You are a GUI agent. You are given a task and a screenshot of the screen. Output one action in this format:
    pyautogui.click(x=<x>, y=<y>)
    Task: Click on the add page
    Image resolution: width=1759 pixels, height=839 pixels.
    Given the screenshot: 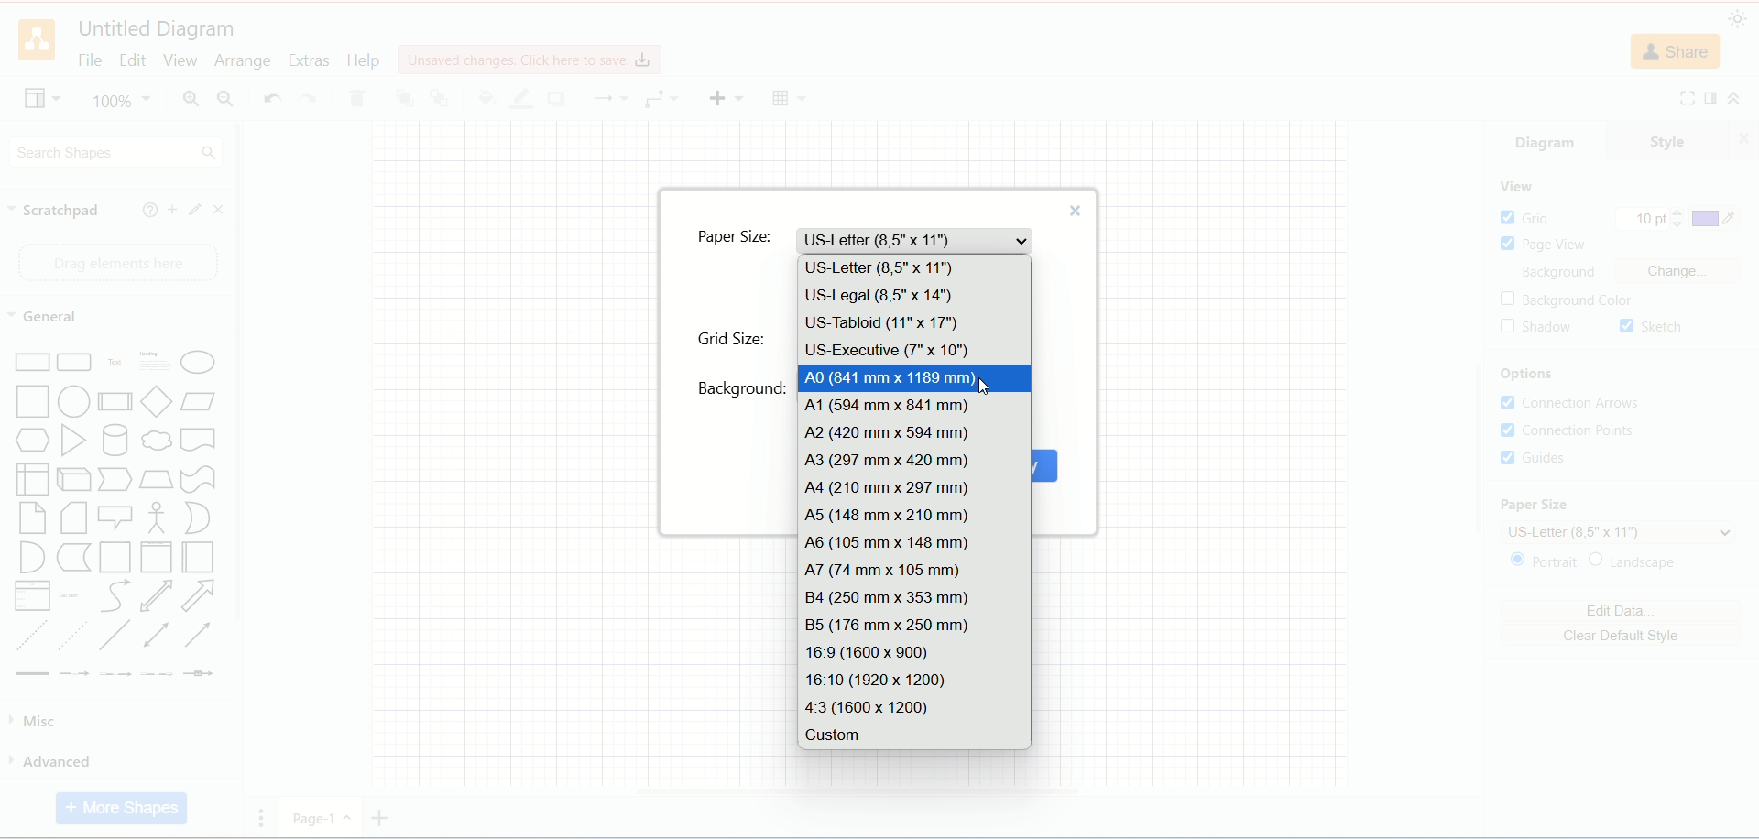 What is the action you would take?
    pyautogui.click(x=386, y=816)
    